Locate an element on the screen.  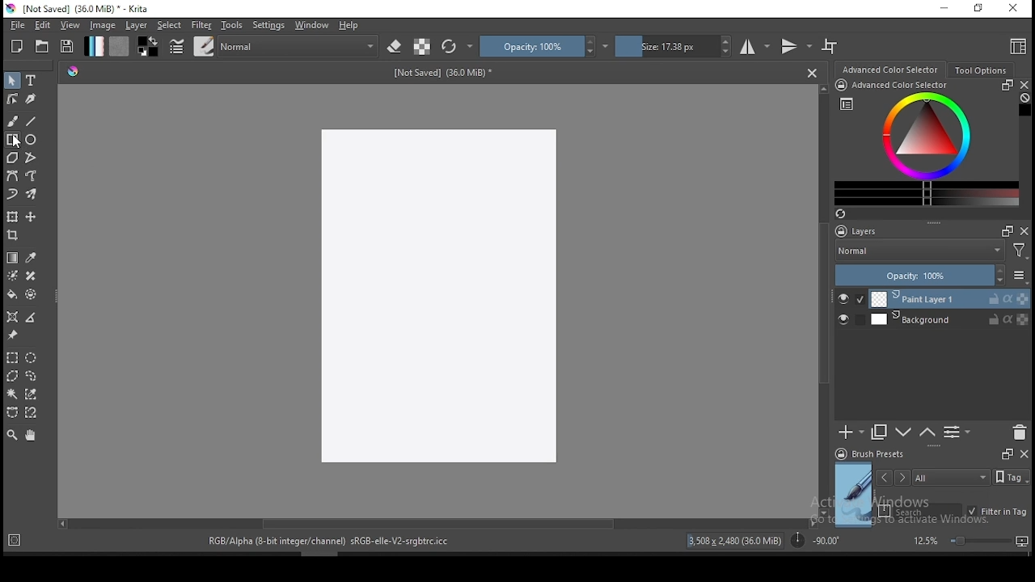
close docker is located at coordinates (1024, 230).